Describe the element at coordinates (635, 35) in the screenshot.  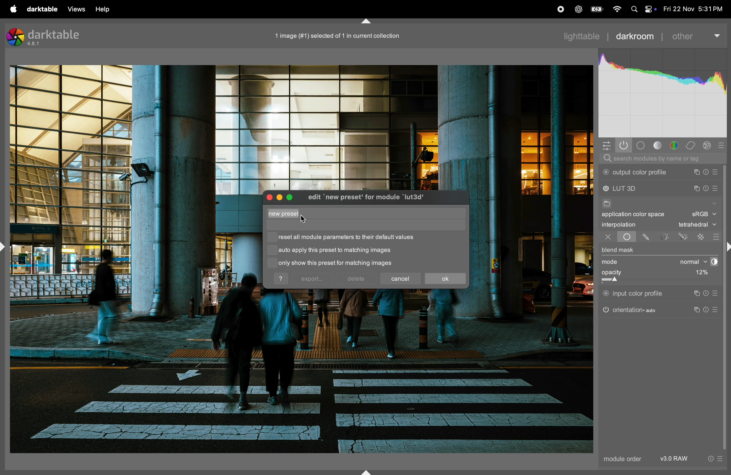
I see `darkroom` at that location.